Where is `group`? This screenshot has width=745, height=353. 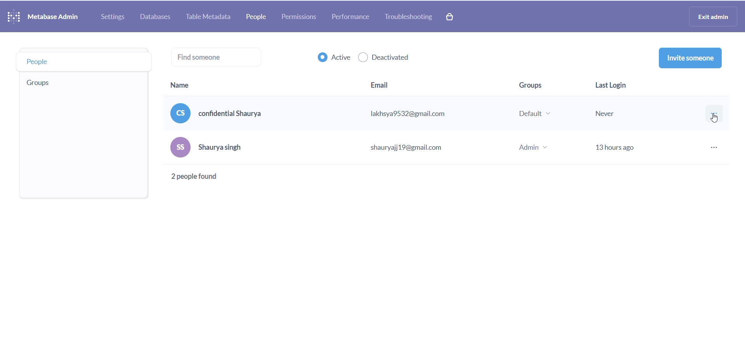 group is located at coordinates (541, 147).